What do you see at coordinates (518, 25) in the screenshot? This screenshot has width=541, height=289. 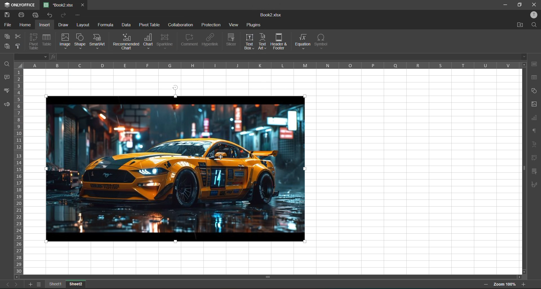 I see `open location` at bounding box center [518, 25].